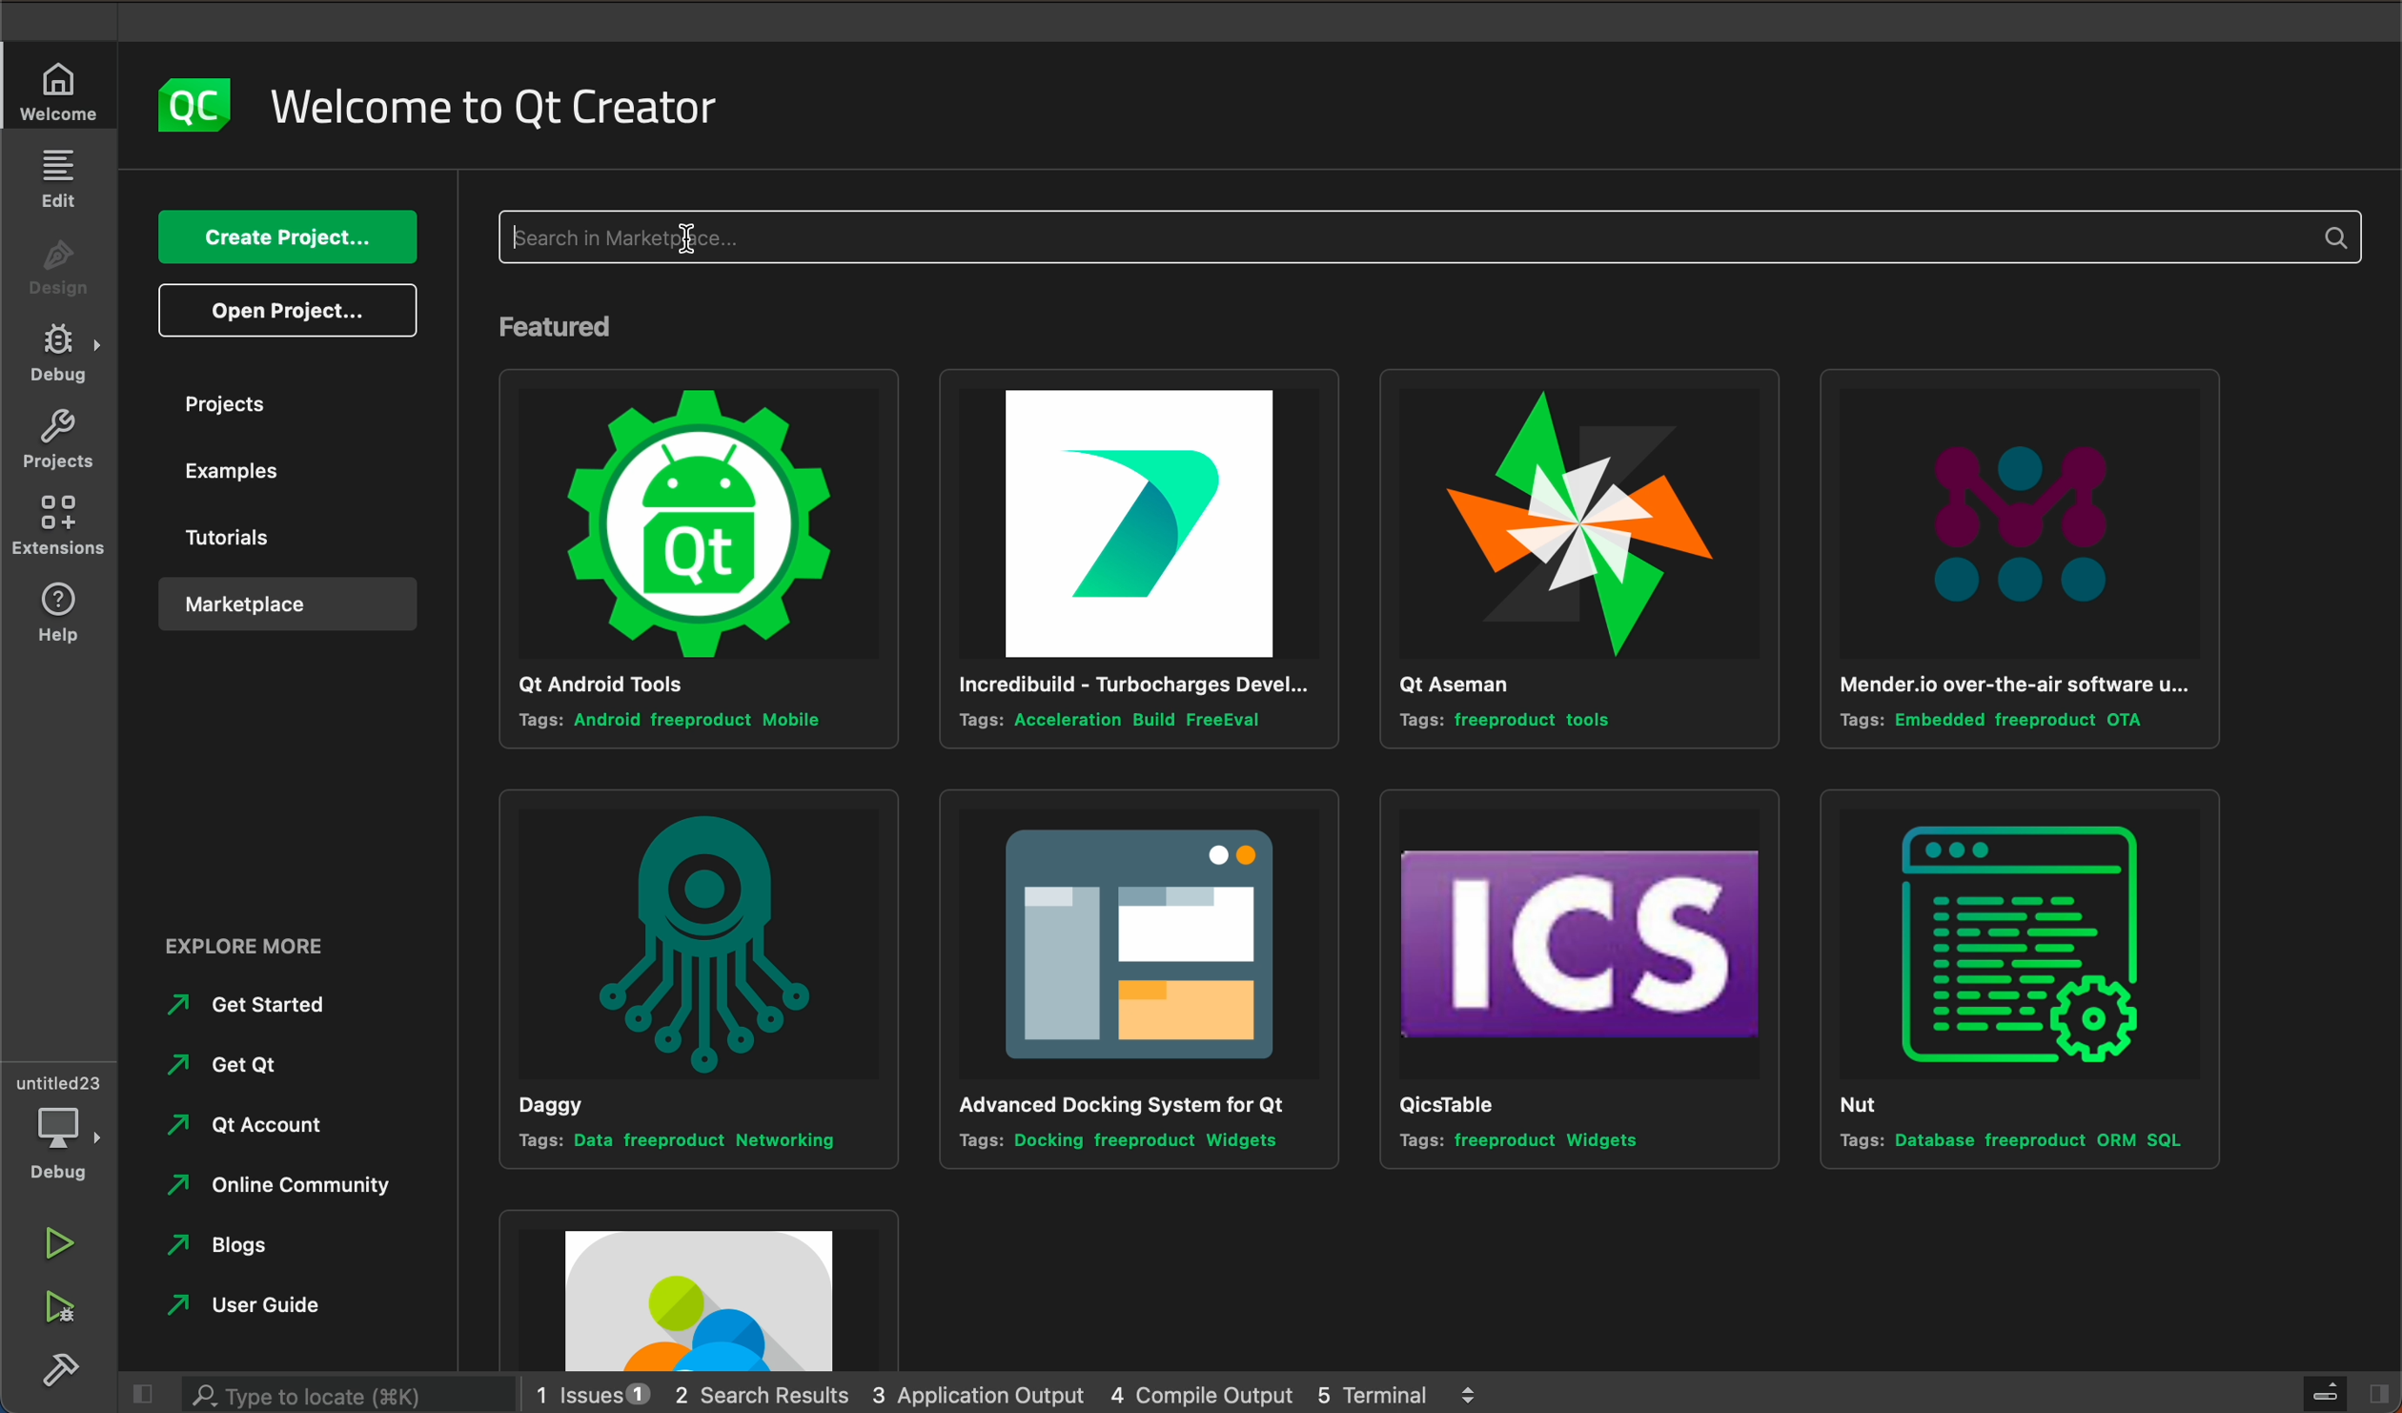  I want to click on , so click(683, 561).